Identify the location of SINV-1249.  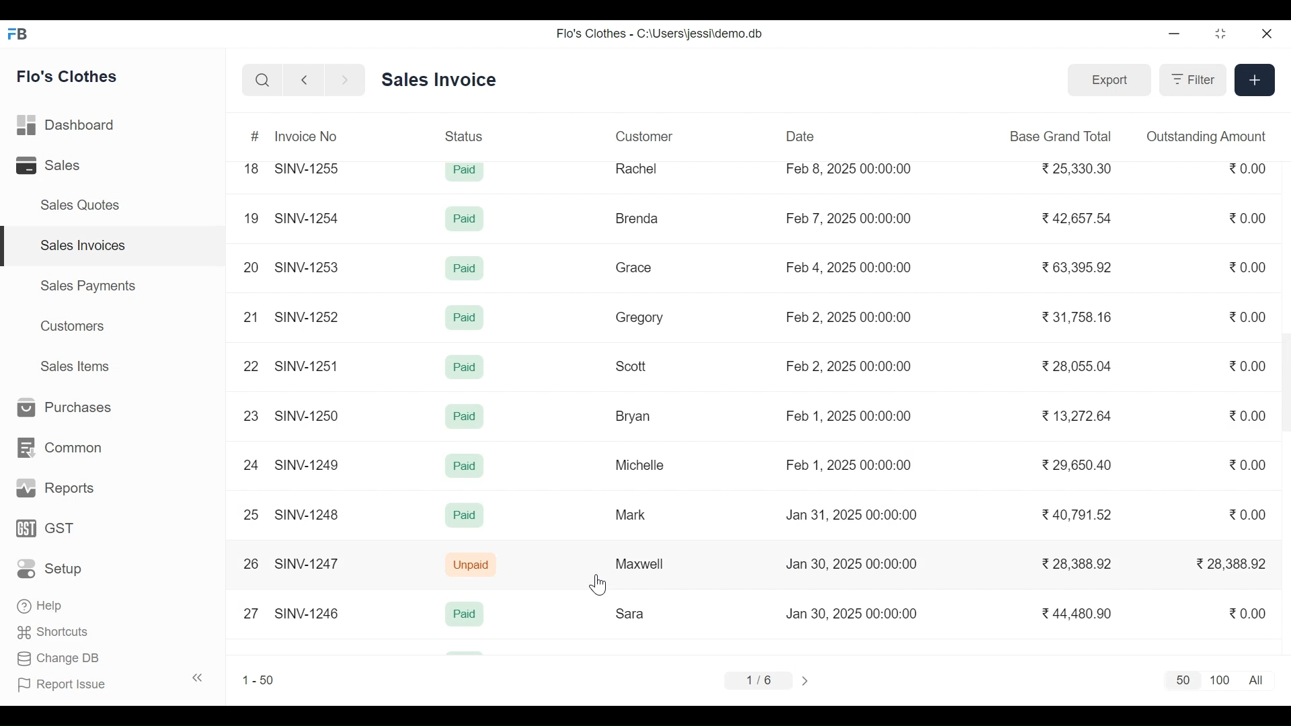
(308, 465).